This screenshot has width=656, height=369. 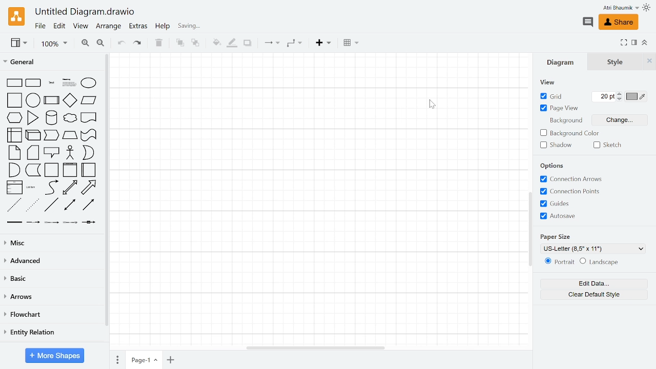 What do you see at coordinates (557, 146) in the screenshot?
I see `Shadow` at bounding box center [557, 146].